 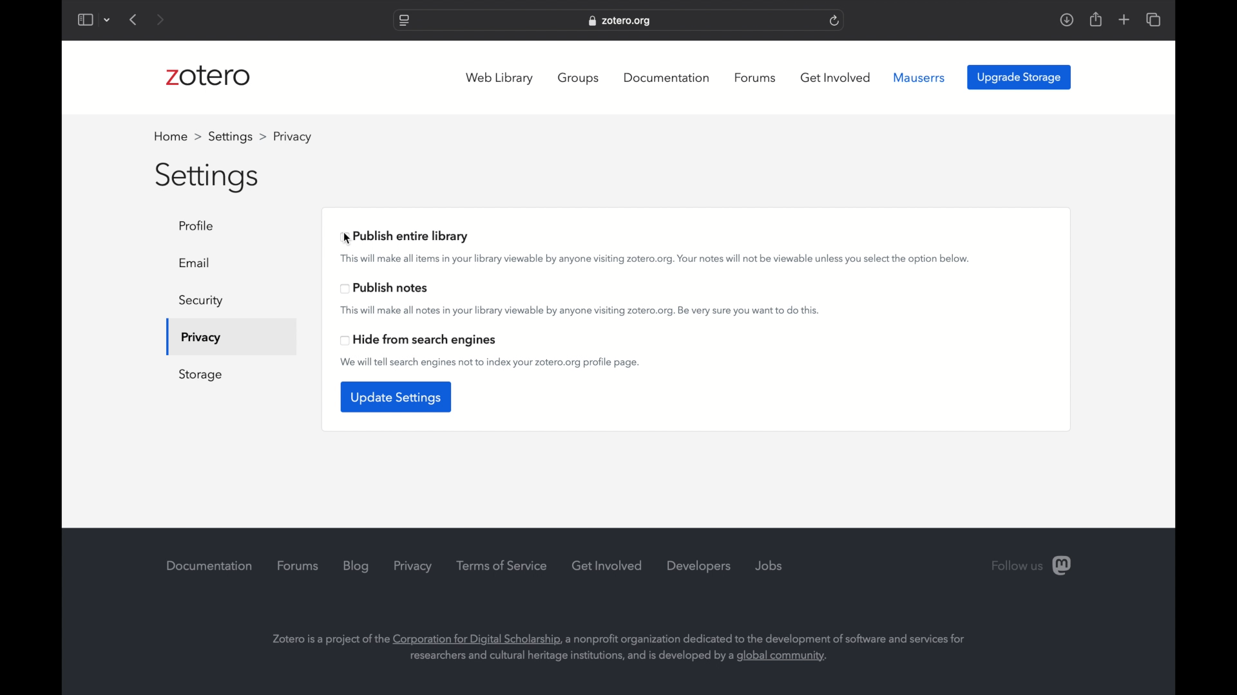 What do you see at coordinates (200, 339) in the screenshot?
I see `privacy` at bounding box center [200, 339].